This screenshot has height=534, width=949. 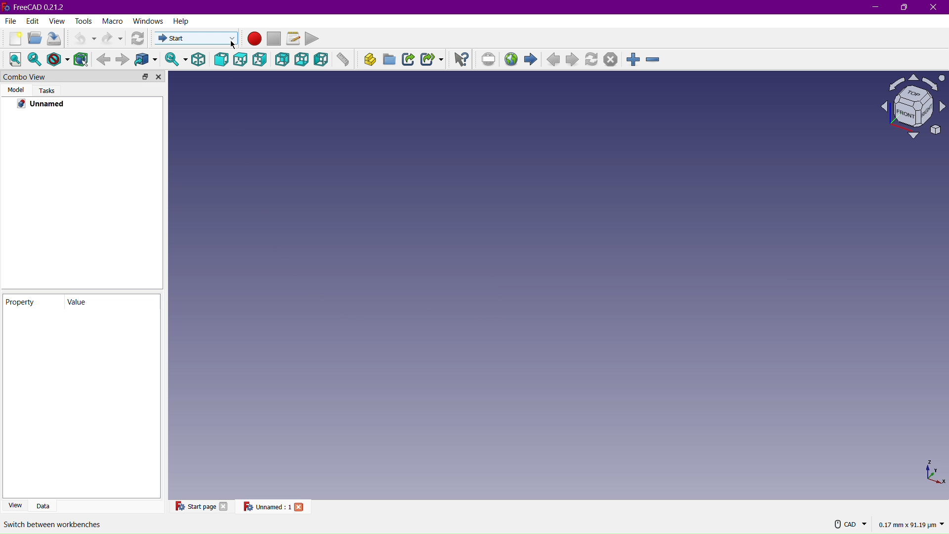 I want to click on Model, so click(x=15, y=90).